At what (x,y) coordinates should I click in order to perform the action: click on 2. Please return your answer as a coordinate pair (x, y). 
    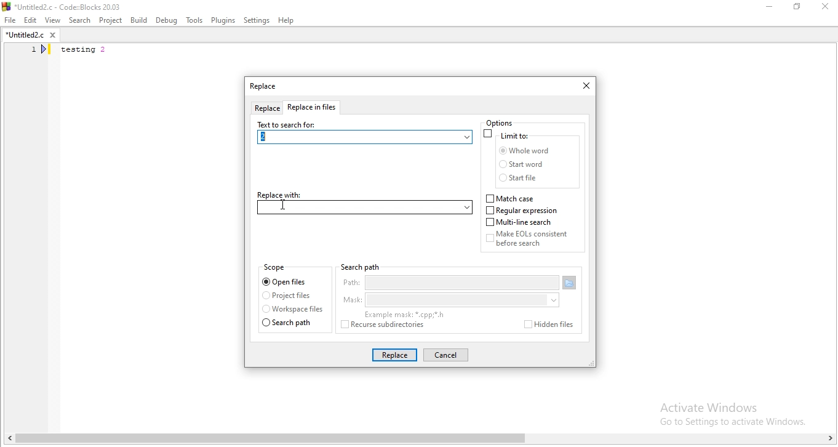
    Looking at the image, I should click on (265, 136).